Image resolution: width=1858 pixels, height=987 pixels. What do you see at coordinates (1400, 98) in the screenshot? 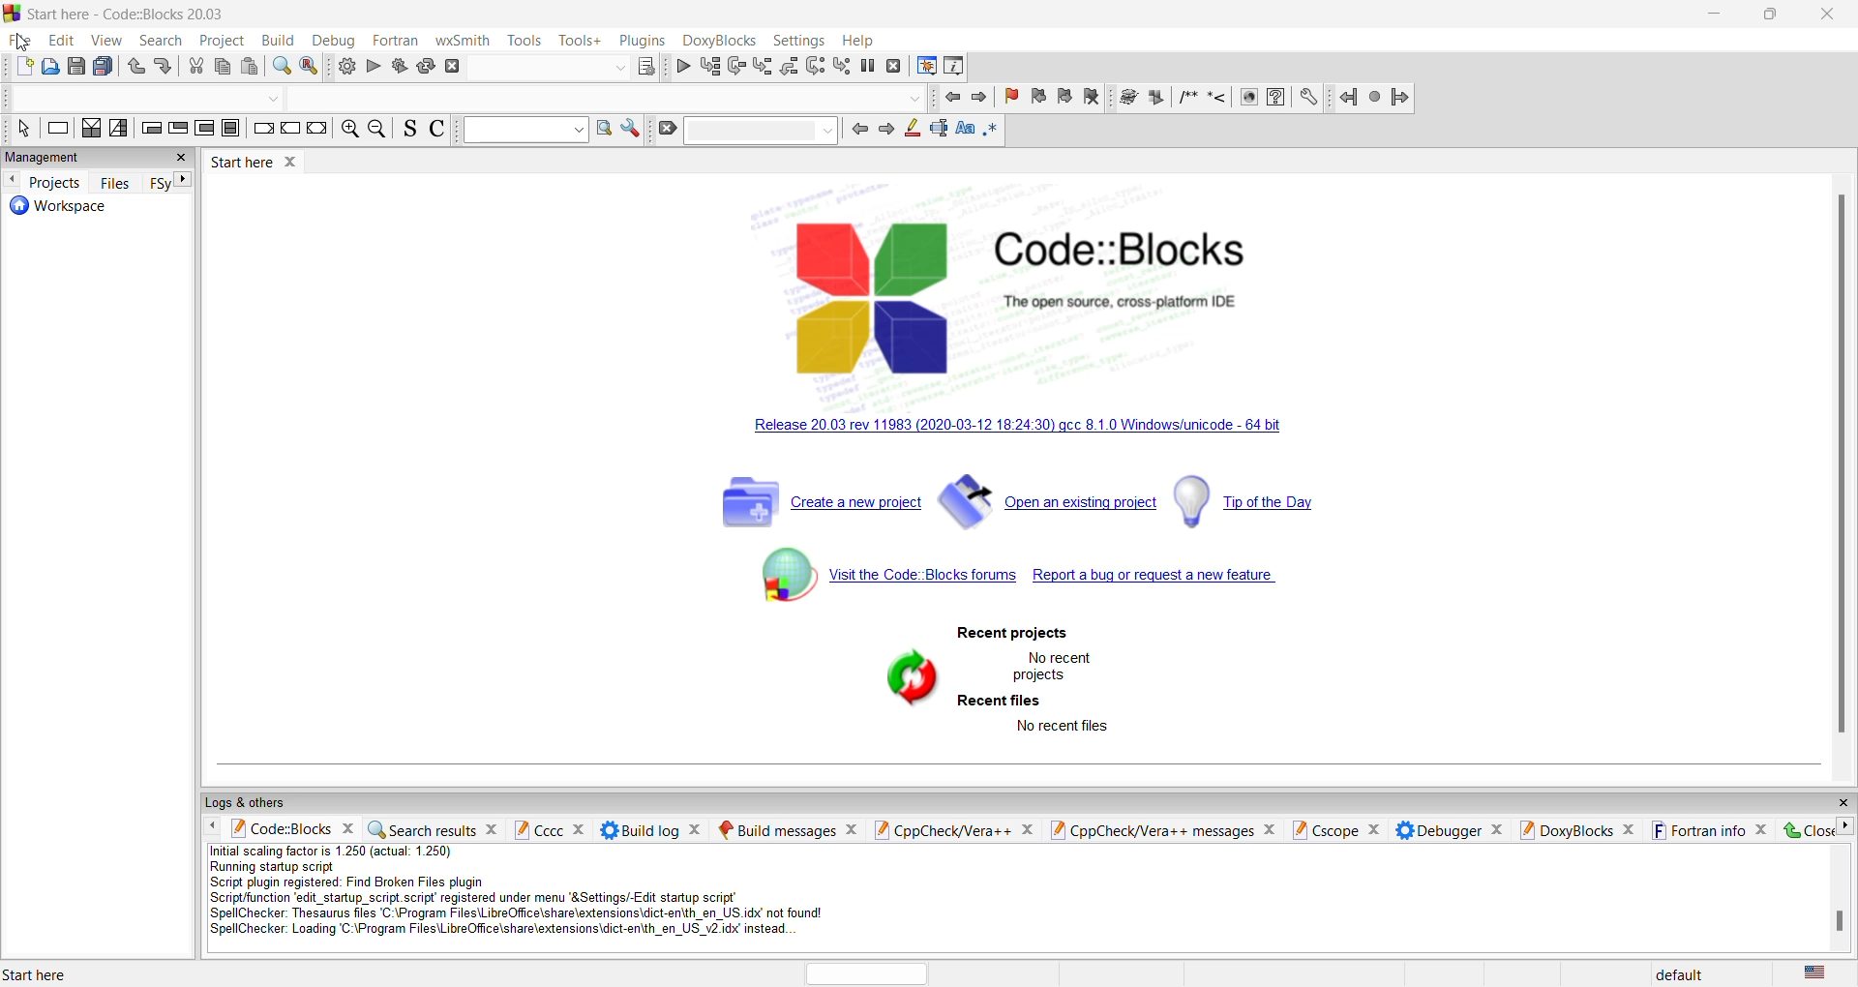
I see `jump forward` at bounding box center [1400, 98].